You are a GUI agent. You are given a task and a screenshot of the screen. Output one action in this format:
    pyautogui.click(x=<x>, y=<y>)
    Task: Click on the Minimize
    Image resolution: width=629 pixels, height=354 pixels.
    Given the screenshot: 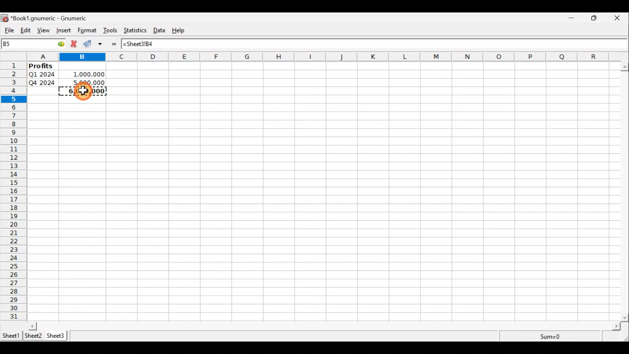 What is the action you would take?
    pyautogui.click(x=572, y=19)
    